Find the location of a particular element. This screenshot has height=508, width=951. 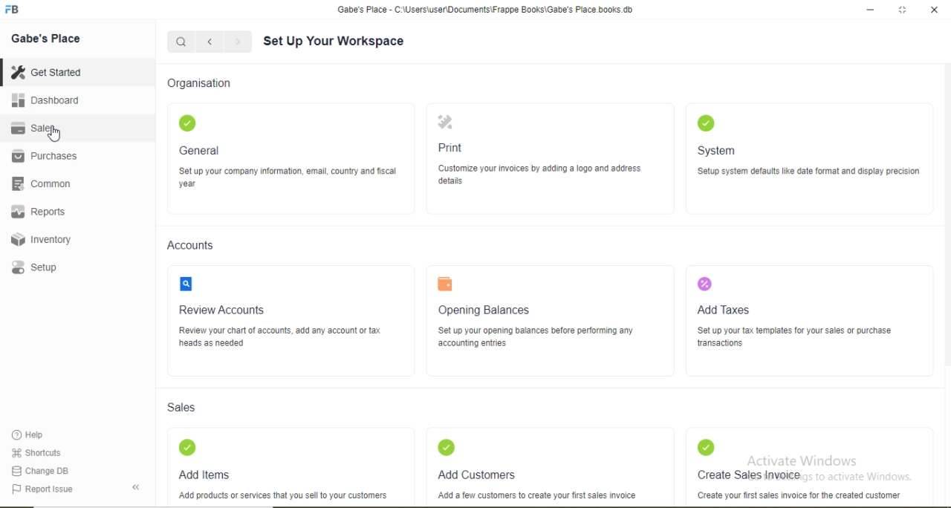

Review Accounts is located at coordinates (226, 309).